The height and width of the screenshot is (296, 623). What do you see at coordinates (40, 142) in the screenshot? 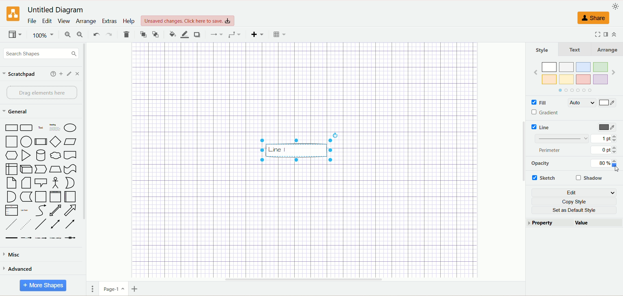
I see `Process` at bounding box center [40, 142].